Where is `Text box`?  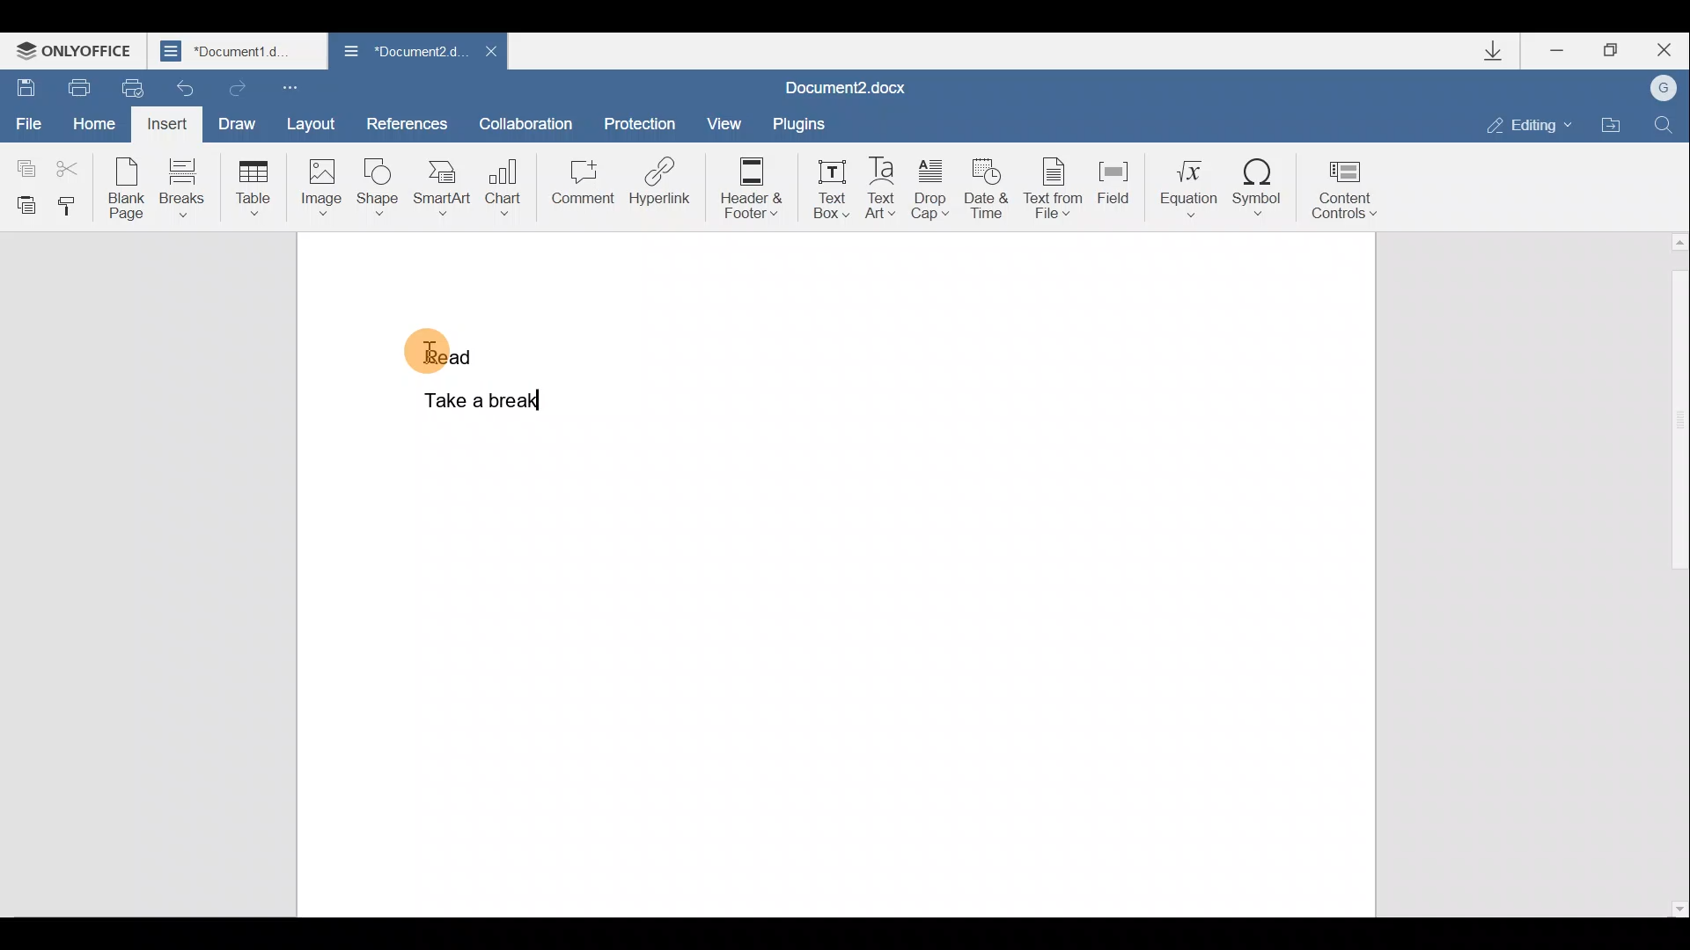
Text box is located at coordinates (831, 188).